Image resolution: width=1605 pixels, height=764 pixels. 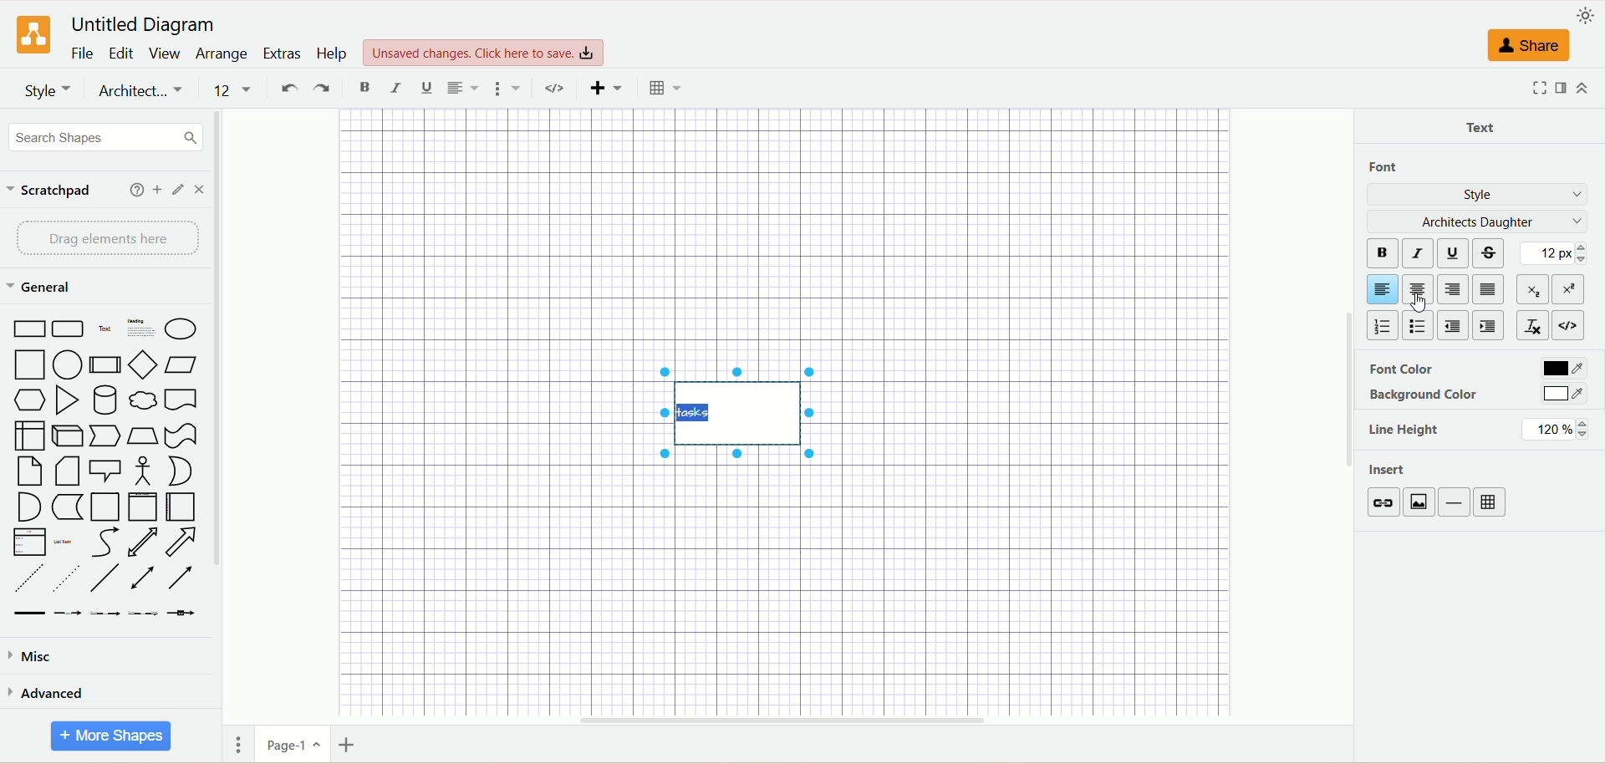 I want to click on Unsaved Changes. Click here to save., so click(x=484, y=53).